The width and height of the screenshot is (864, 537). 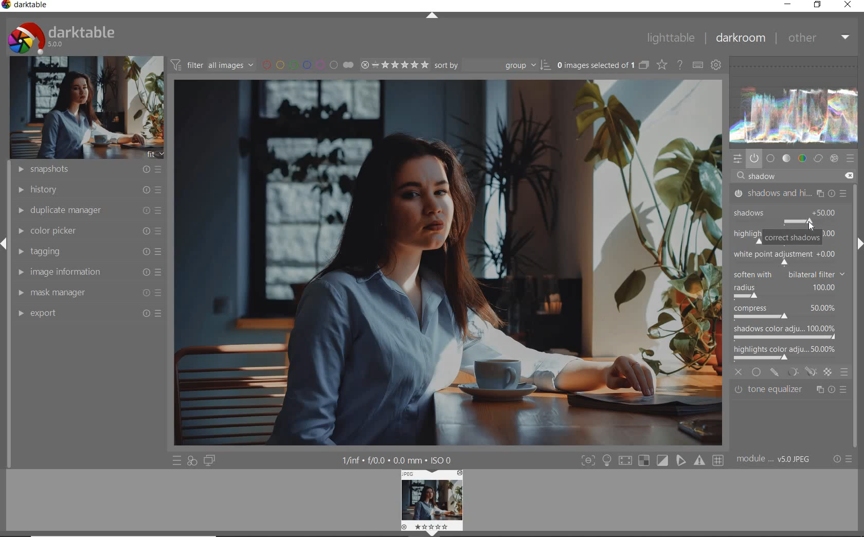 What do you see at coordinates (784, 291) in the screenshot?
I see `radius` at bounding box center [784, 291].